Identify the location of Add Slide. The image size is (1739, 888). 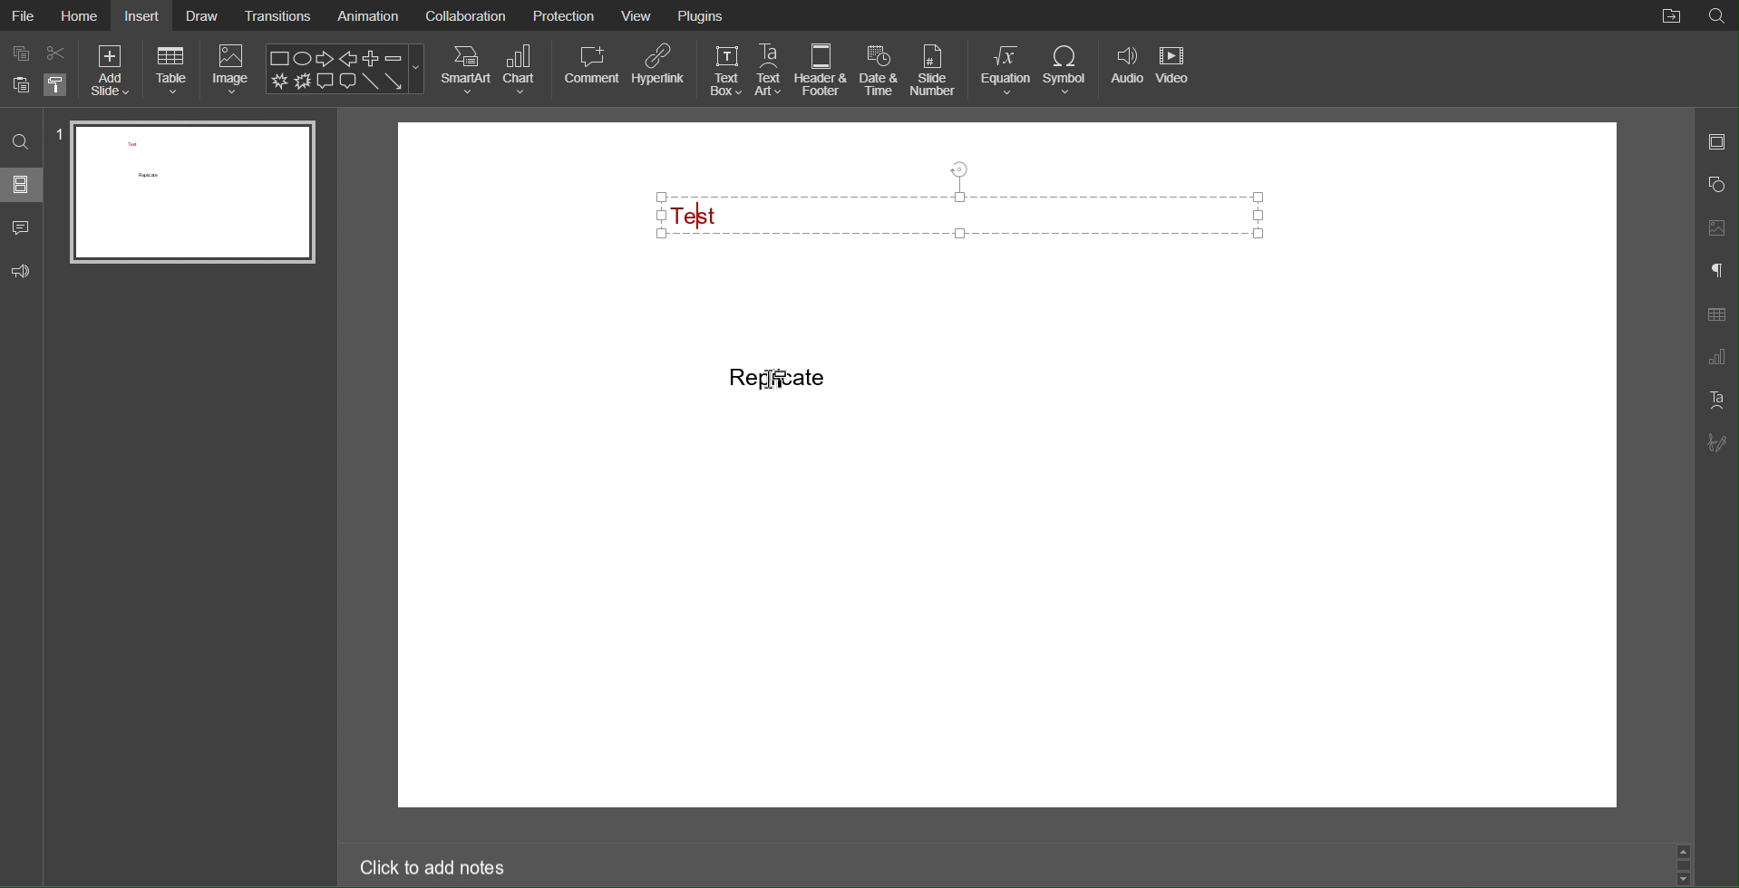
(111, 71).